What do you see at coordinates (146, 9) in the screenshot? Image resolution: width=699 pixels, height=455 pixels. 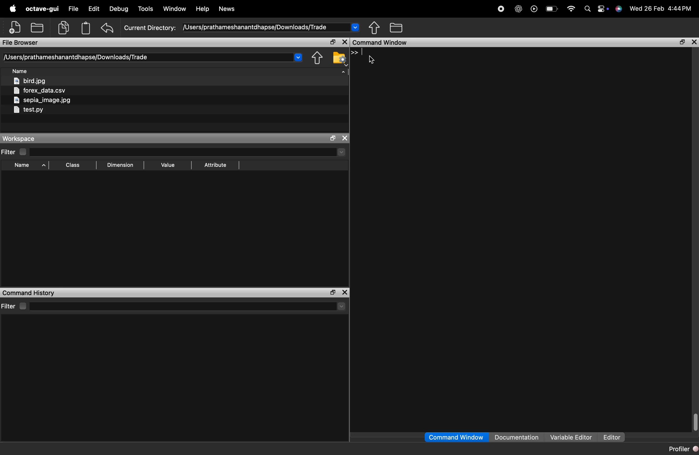 I see `Tools` at bounding box center [146, 9].